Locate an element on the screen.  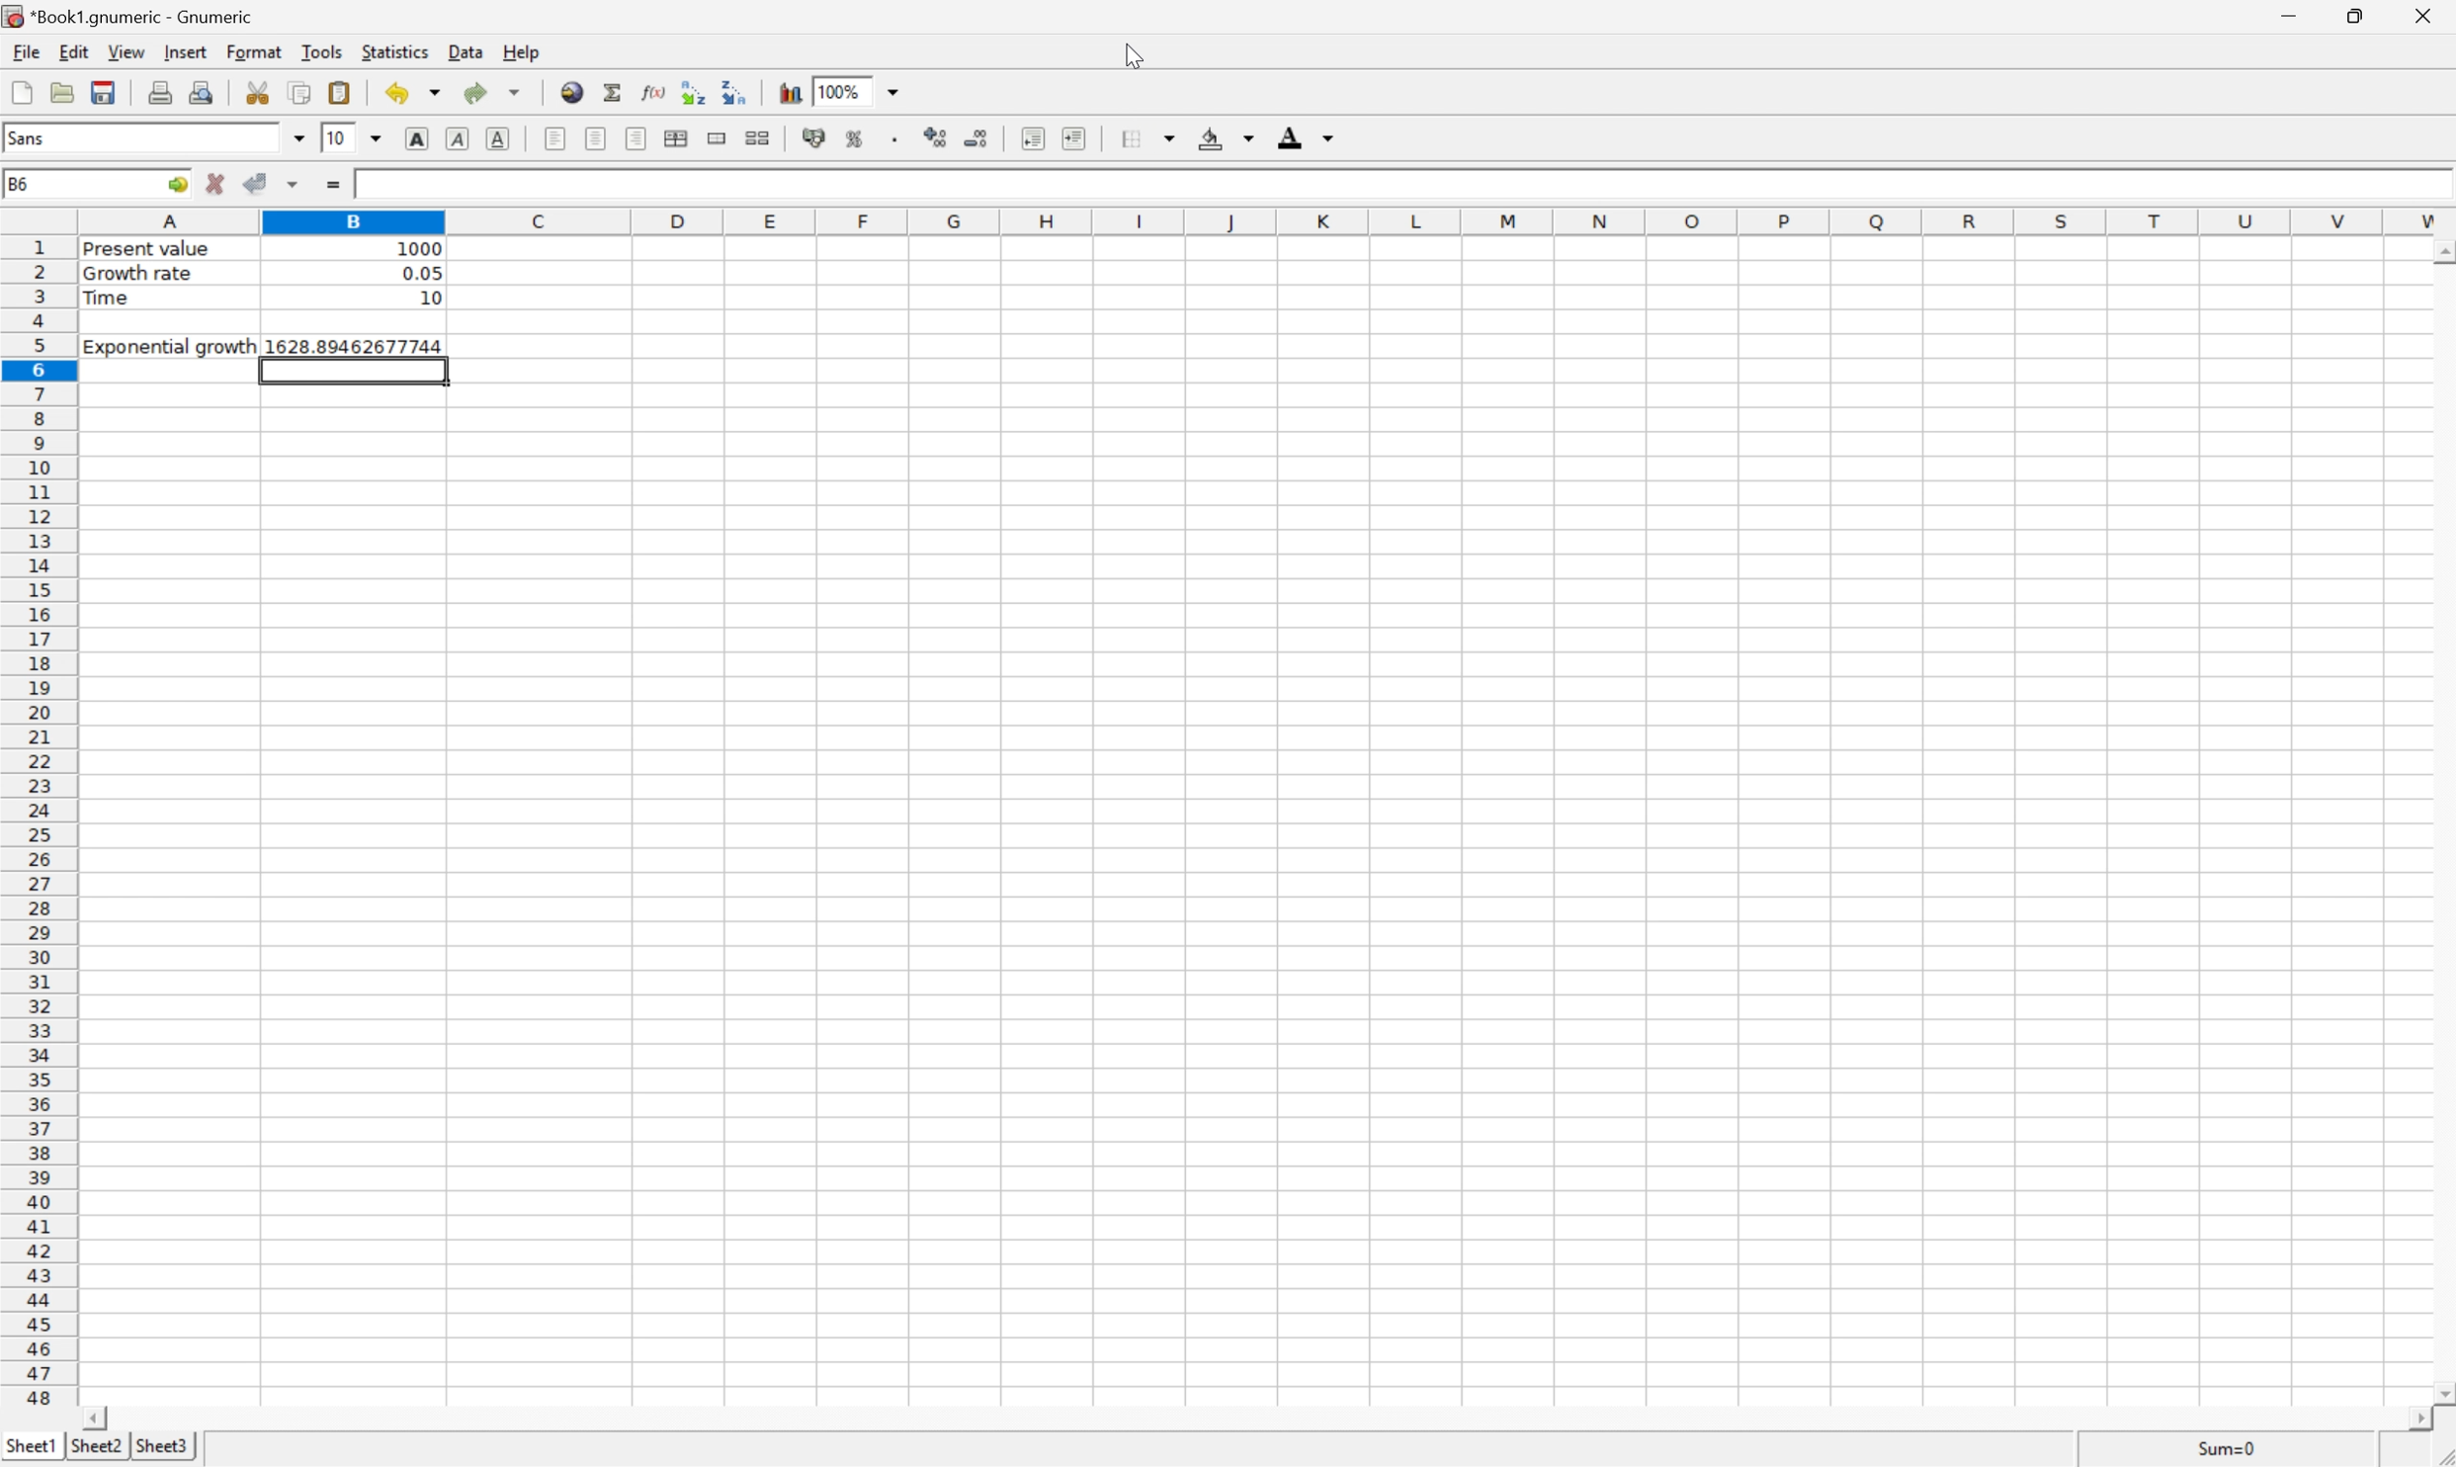
Decrease indent, and align the contents to the left is located at coordinates (1033, 136).